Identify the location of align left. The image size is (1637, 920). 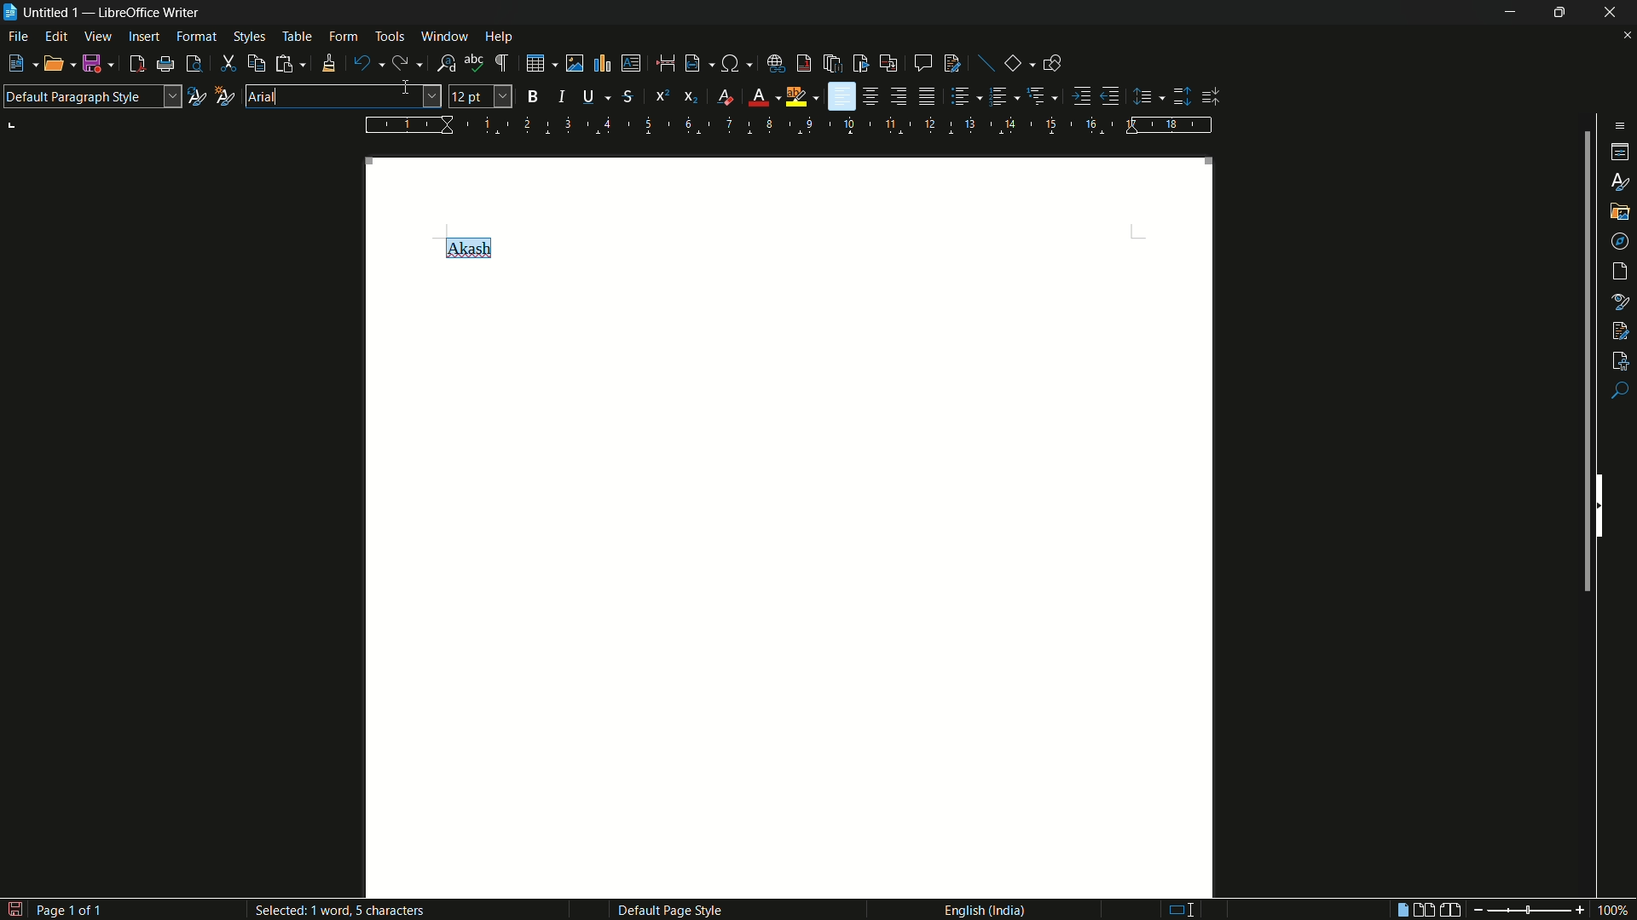
(842, 97).